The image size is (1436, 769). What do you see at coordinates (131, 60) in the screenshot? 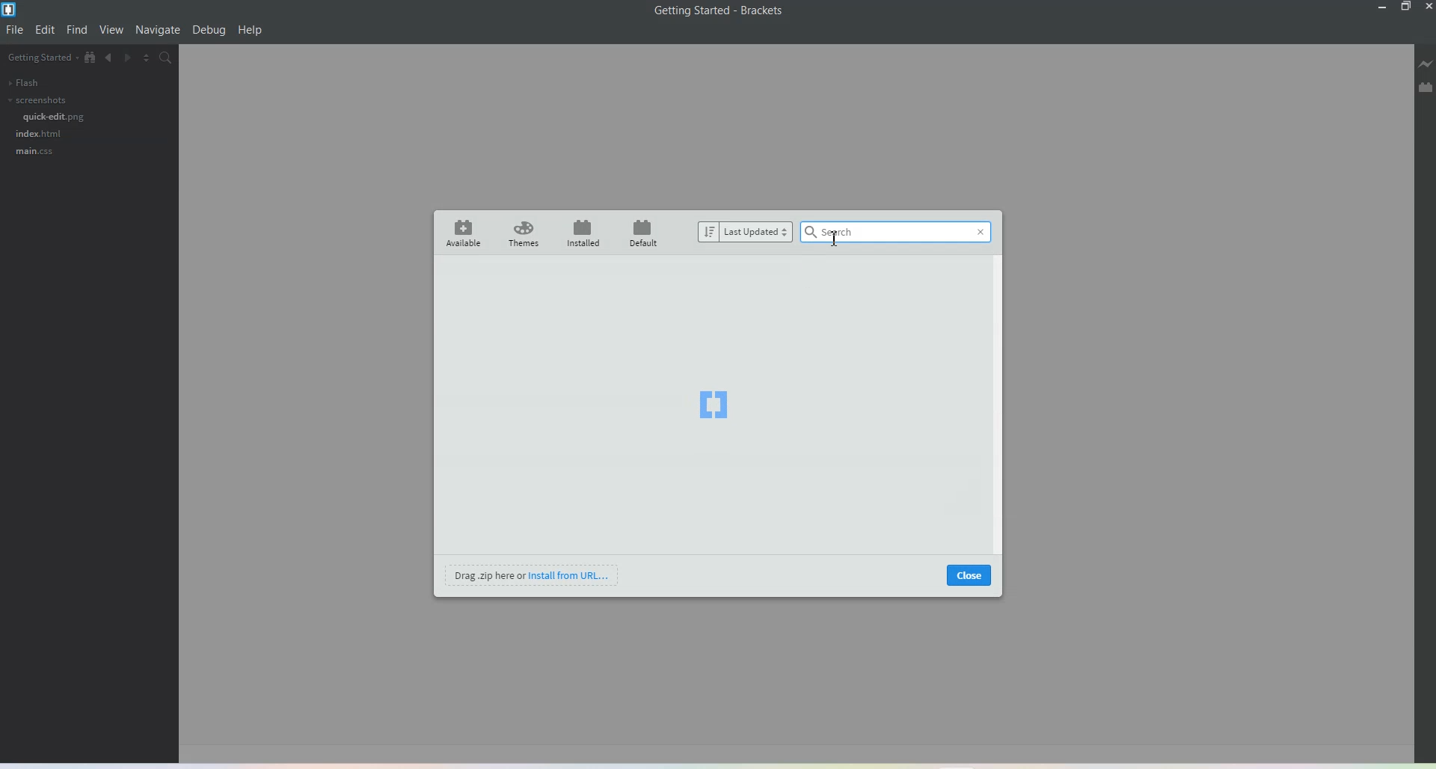
I see `Navigate Forwards` at bounding box center [131, 60].